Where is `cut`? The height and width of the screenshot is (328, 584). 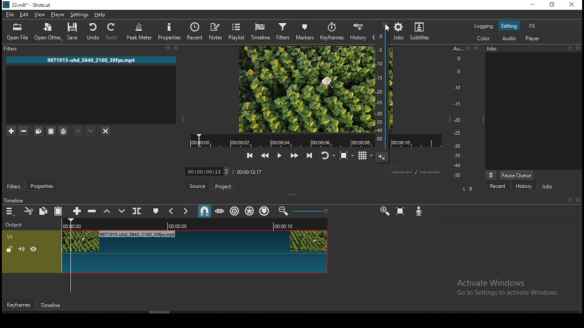
cut is located at coordinates (29, 212).